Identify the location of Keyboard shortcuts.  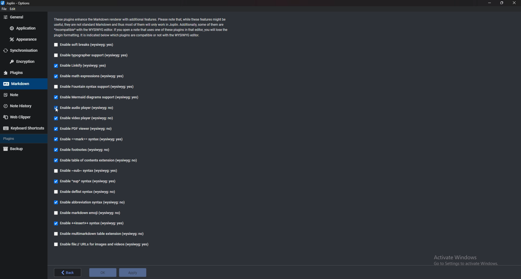
(24, 128).